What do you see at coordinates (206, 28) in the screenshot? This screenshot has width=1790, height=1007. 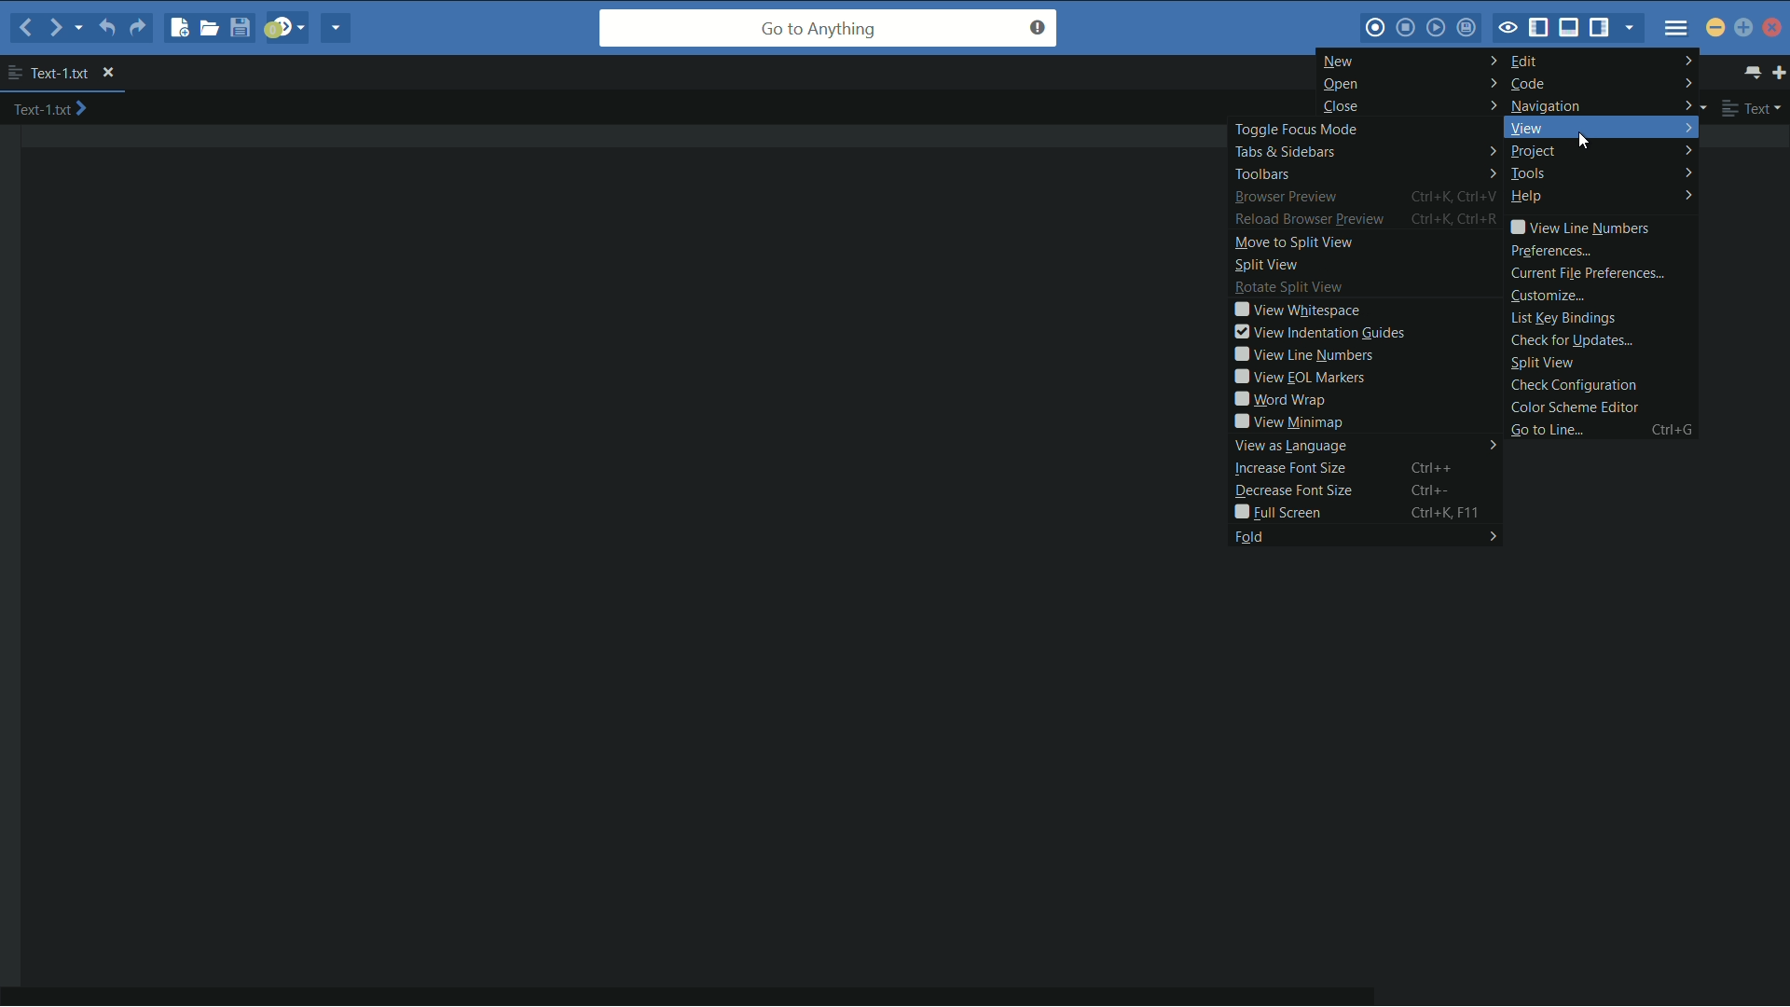 I see `open file` at bounding box center [206, 28].